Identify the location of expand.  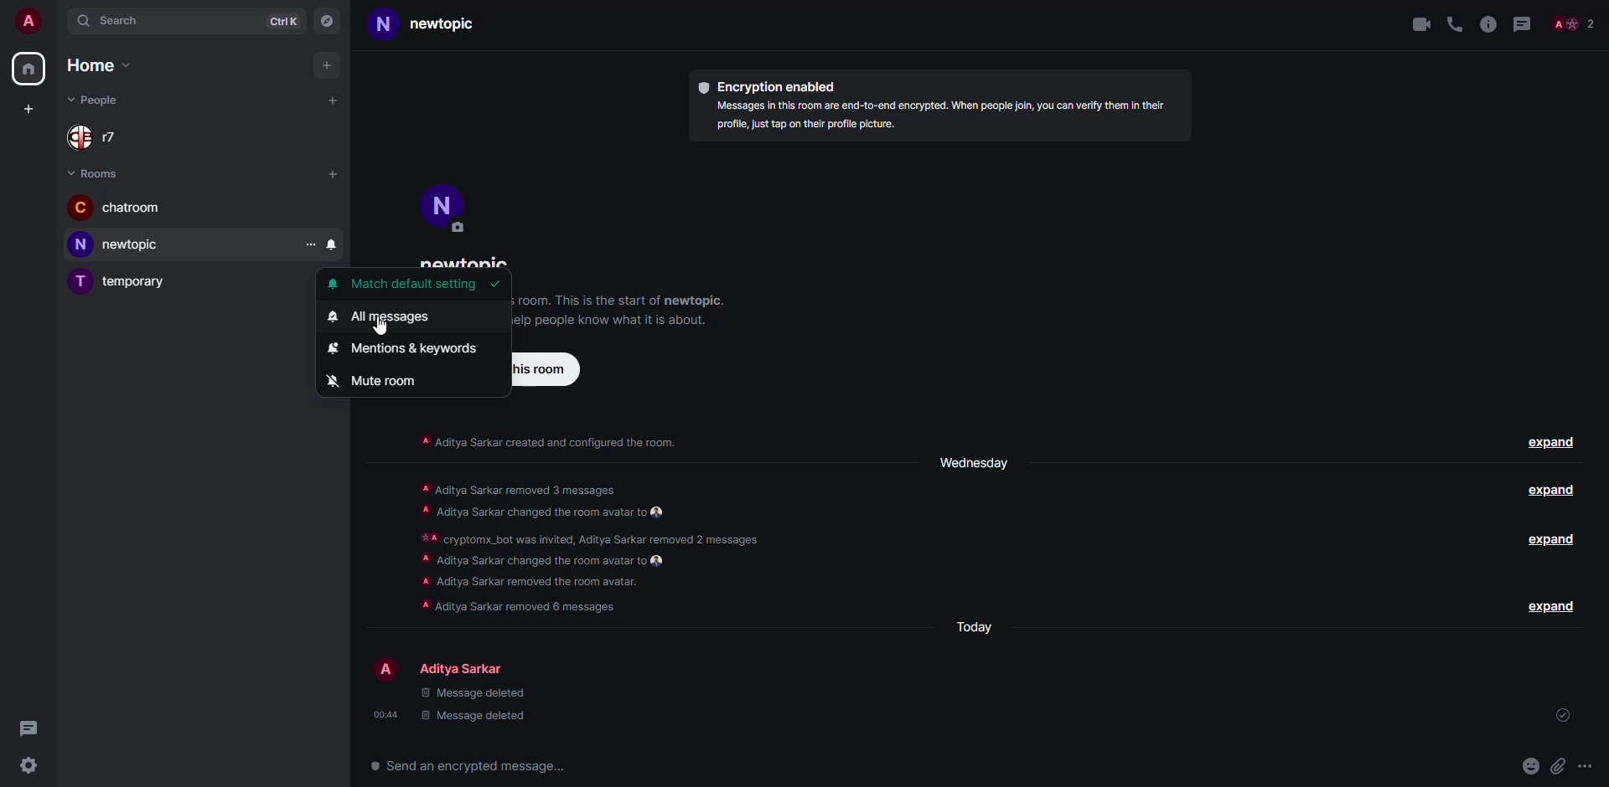
(1550, 540).